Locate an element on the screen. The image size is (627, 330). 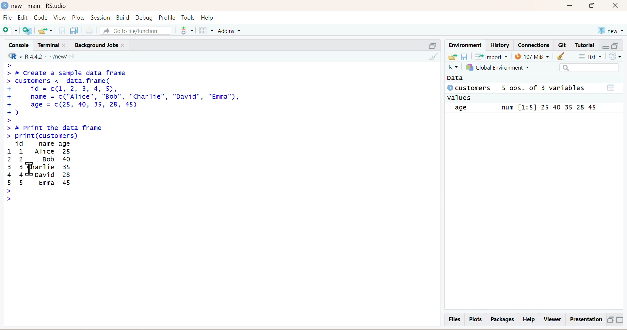
workspaces pane is located at coordinates (205, 29).